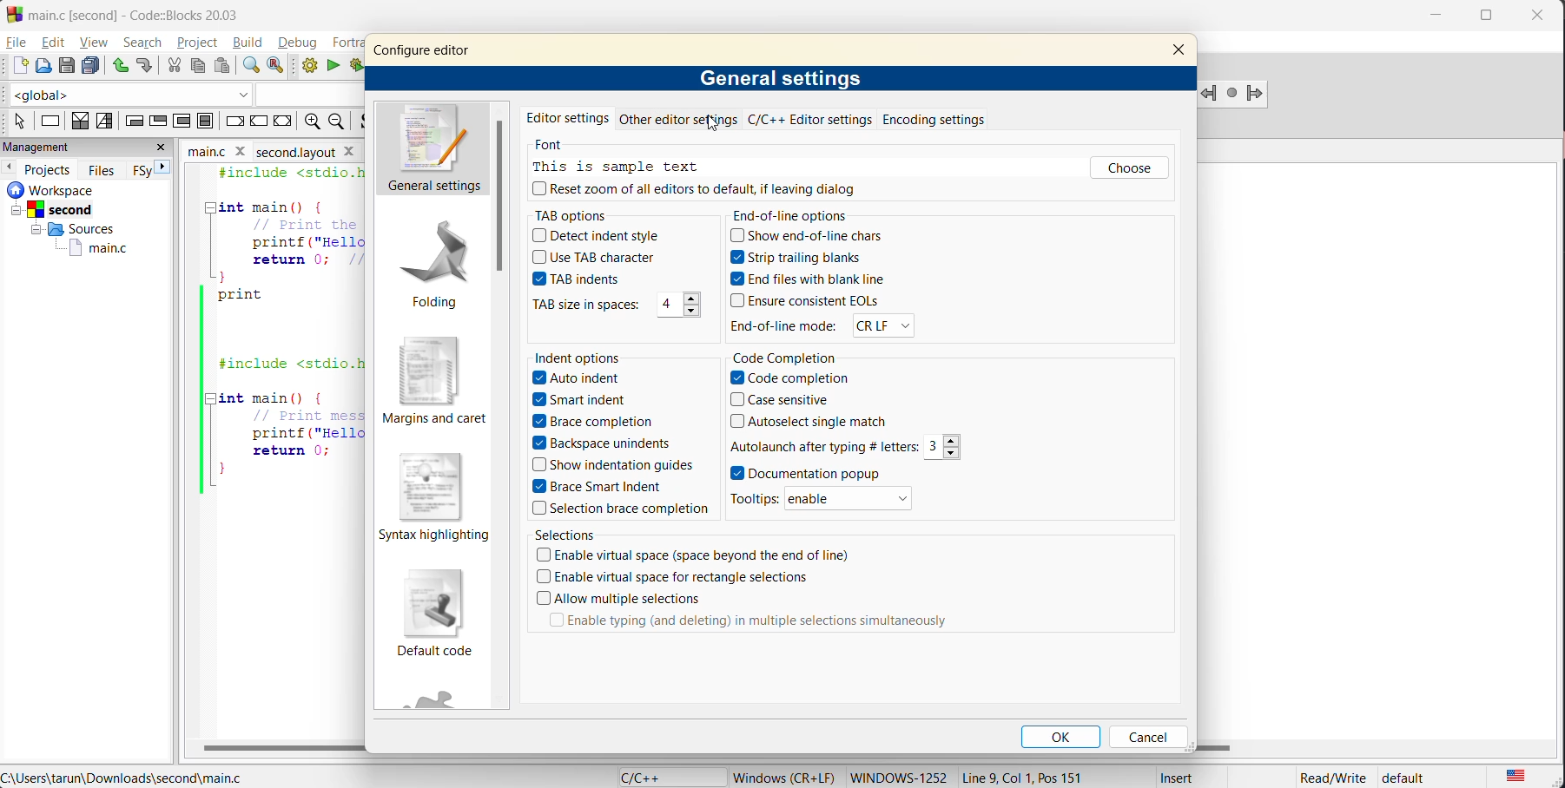 The image size is (1565, 788). I want to click on paste, so click(221, 68).